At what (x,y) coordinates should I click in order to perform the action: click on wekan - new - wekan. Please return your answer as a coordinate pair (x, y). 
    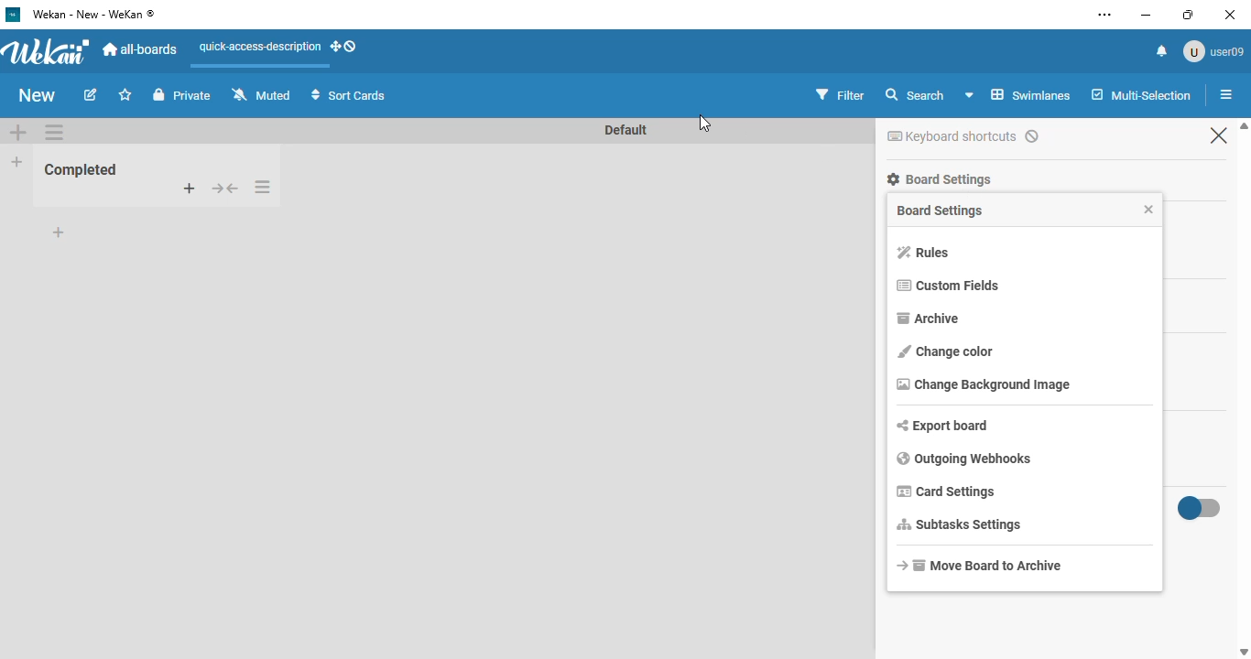
    Looking at the image, I should click on (93, 15).